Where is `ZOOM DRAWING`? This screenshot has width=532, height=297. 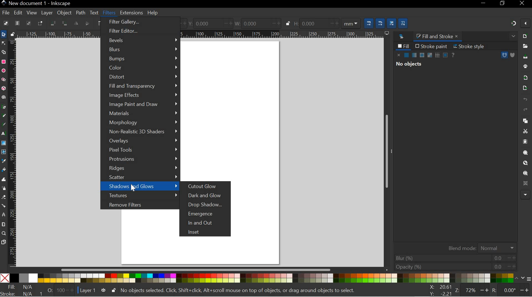
ZOOM DRAWING is located at coordinates (525, 163).